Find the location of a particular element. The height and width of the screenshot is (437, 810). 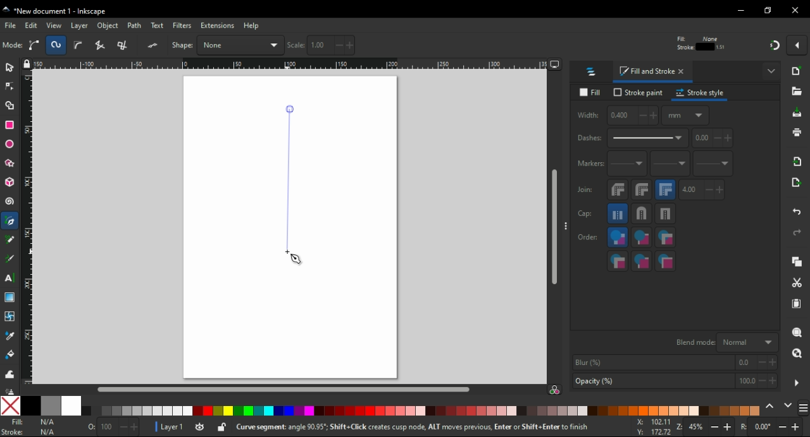

object flip  vertical is located at coordinates (181, 45).